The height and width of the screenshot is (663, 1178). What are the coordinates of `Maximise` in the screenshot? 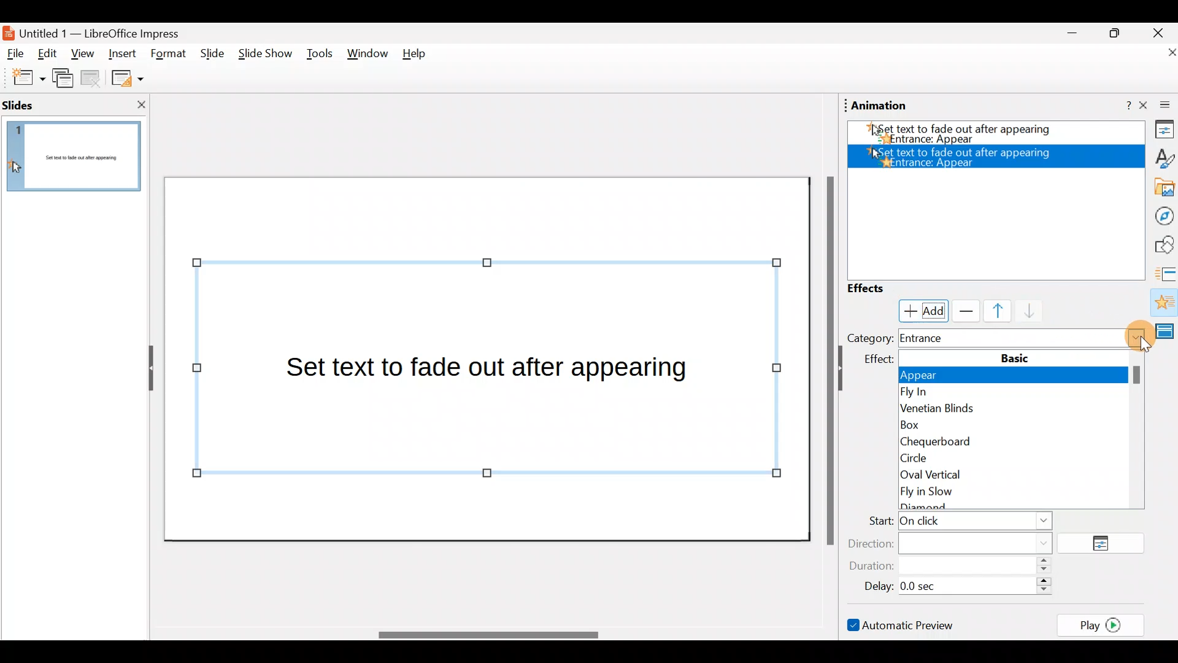 It's located at (1119, 33).